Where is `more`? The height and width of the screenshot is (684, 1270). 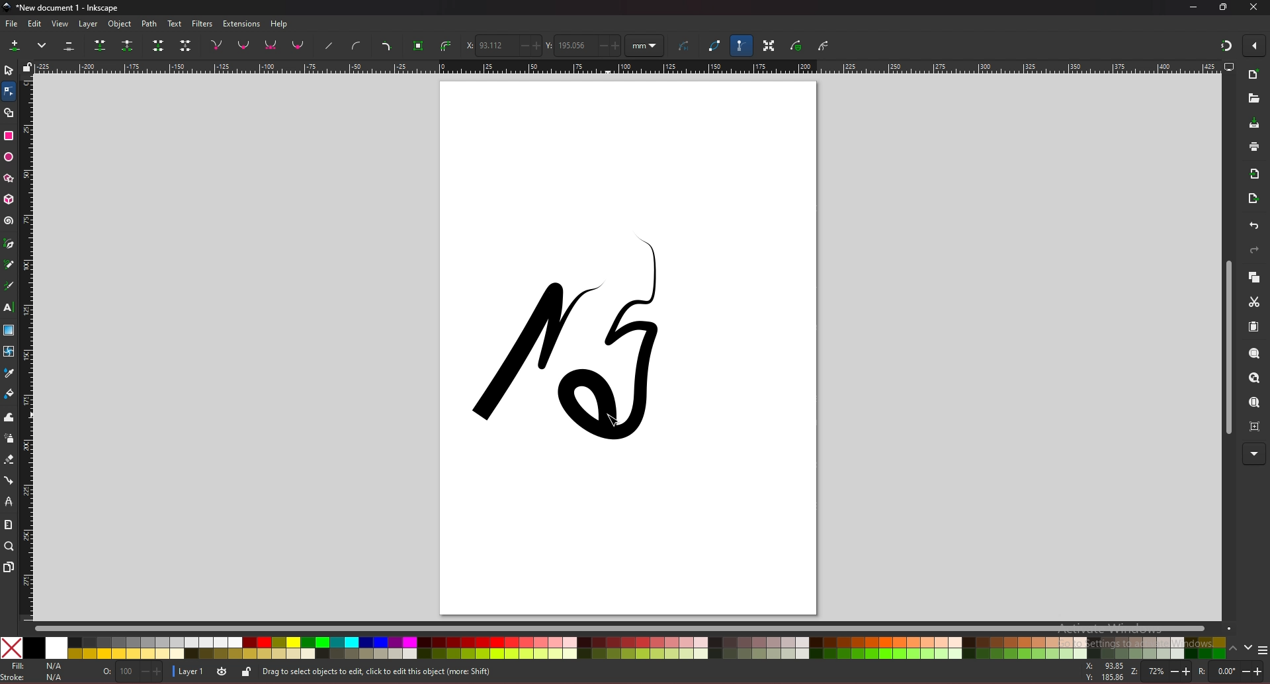 more is located at coordinates (43, 44).